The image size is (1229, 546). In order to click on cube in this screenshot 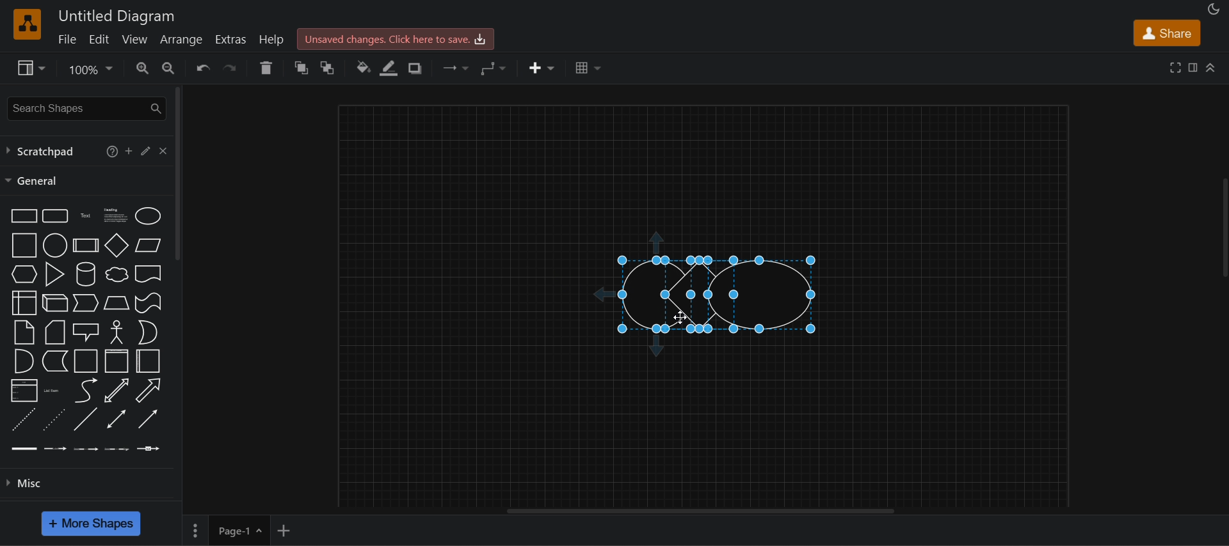, I will do `click(55, 302)`.